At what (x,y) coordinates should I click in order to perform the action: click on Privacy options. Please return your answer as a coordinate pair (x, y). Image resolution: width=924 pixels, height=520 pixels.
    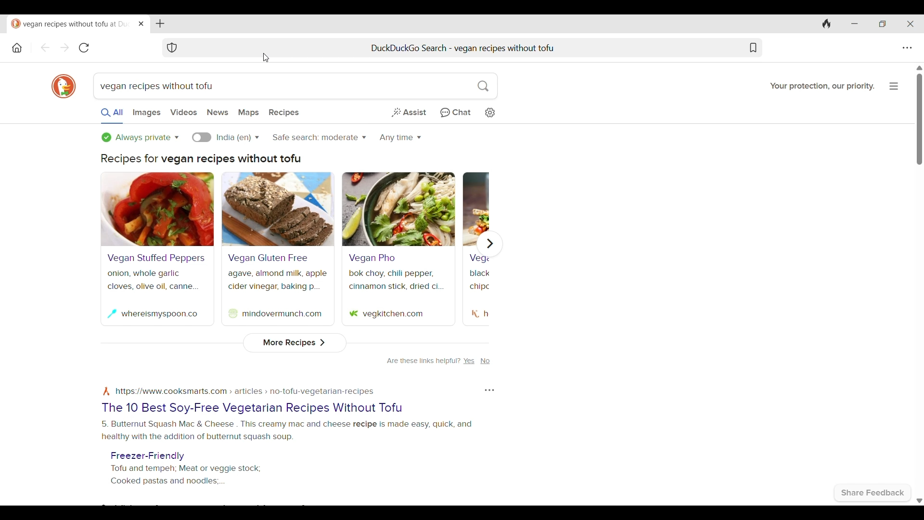
    Looking at the image, I should click on (140, 138).